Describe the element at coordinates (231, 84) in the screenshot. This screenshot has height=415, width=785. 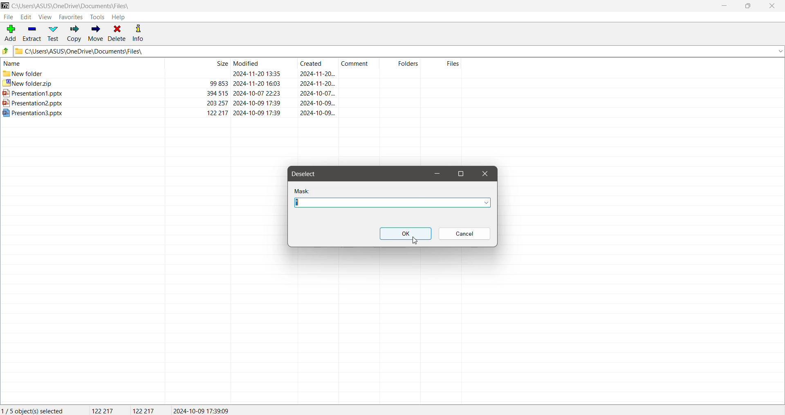
I see `zip folder` at that location.